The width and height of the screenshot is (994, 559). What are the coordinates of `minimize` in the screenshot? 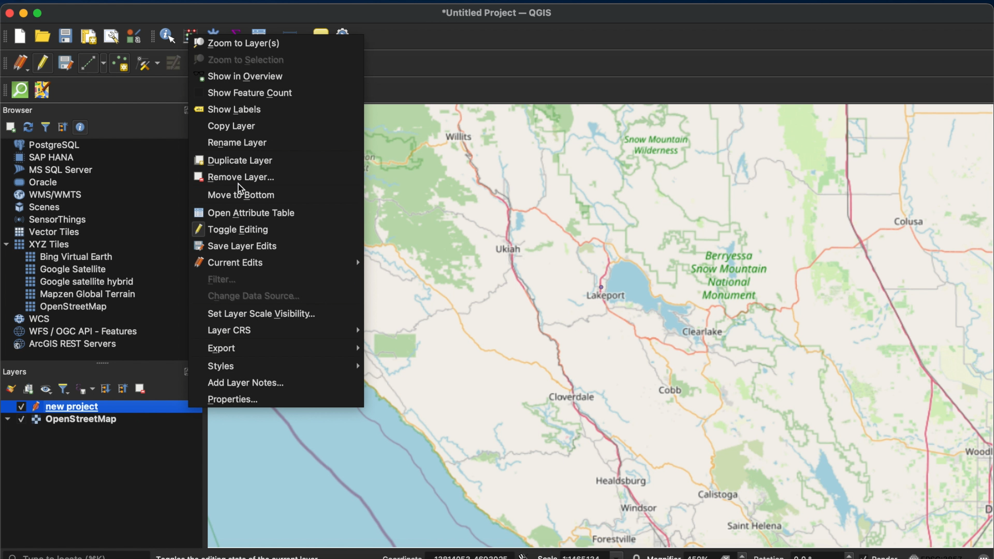 It's located at (24, 13).